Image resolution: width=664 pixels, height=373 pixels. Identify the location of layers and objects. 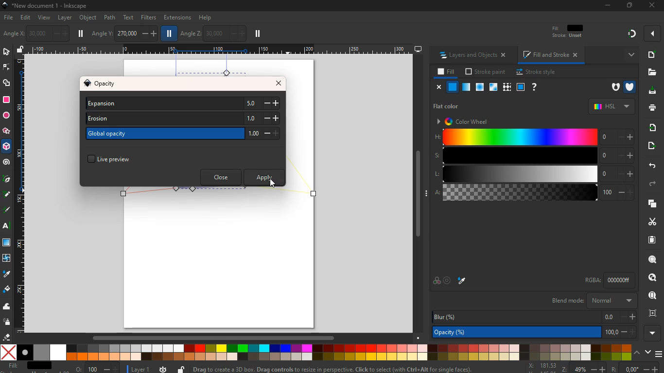
(475, 56).